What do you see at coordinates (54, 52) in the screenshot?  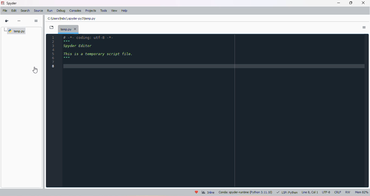 I see `line numbers` at bounding box center [54, 52].